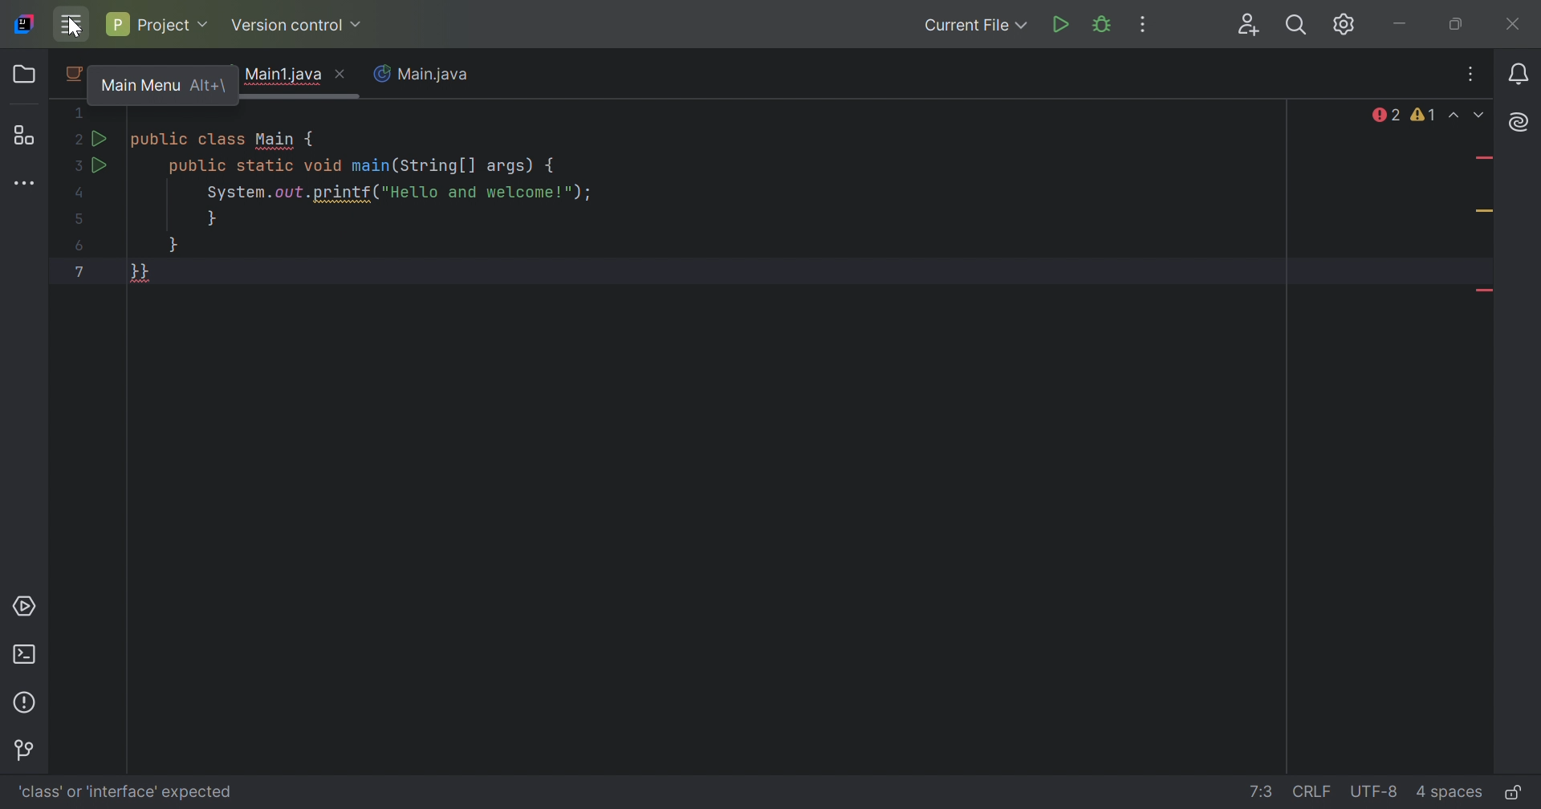 The width and height of the screenshot is (1541, 809). Describe the element at coordinates (82, 195) in the screenshot. I see `4` at that location.